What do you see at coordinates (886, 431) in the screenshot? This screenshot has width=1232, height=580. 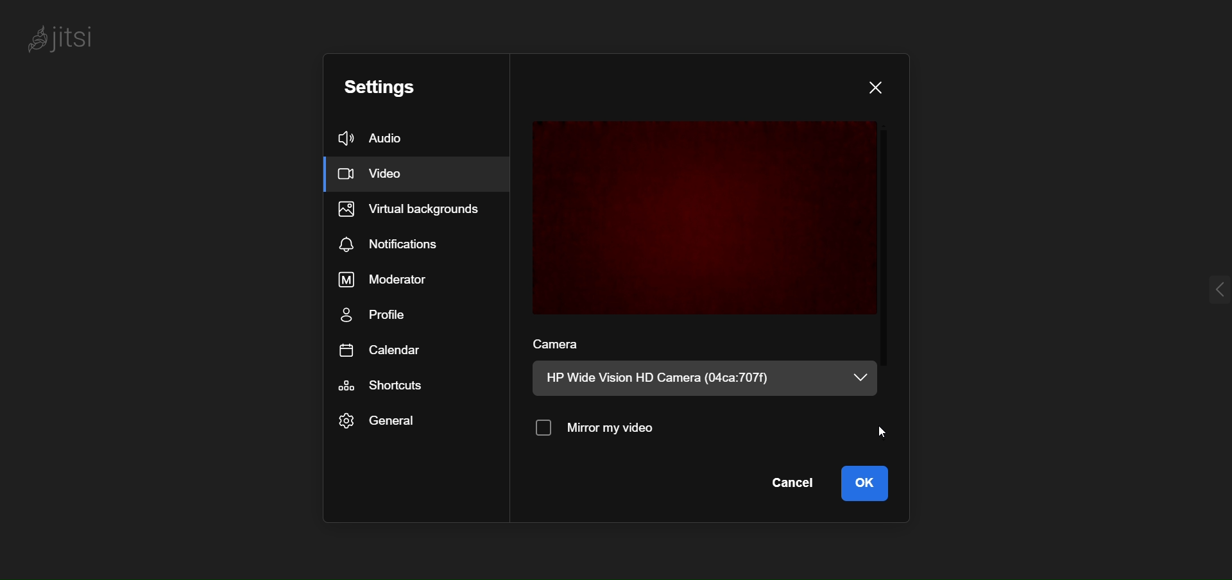 I see `cursor` at bounding box center [886, 431].